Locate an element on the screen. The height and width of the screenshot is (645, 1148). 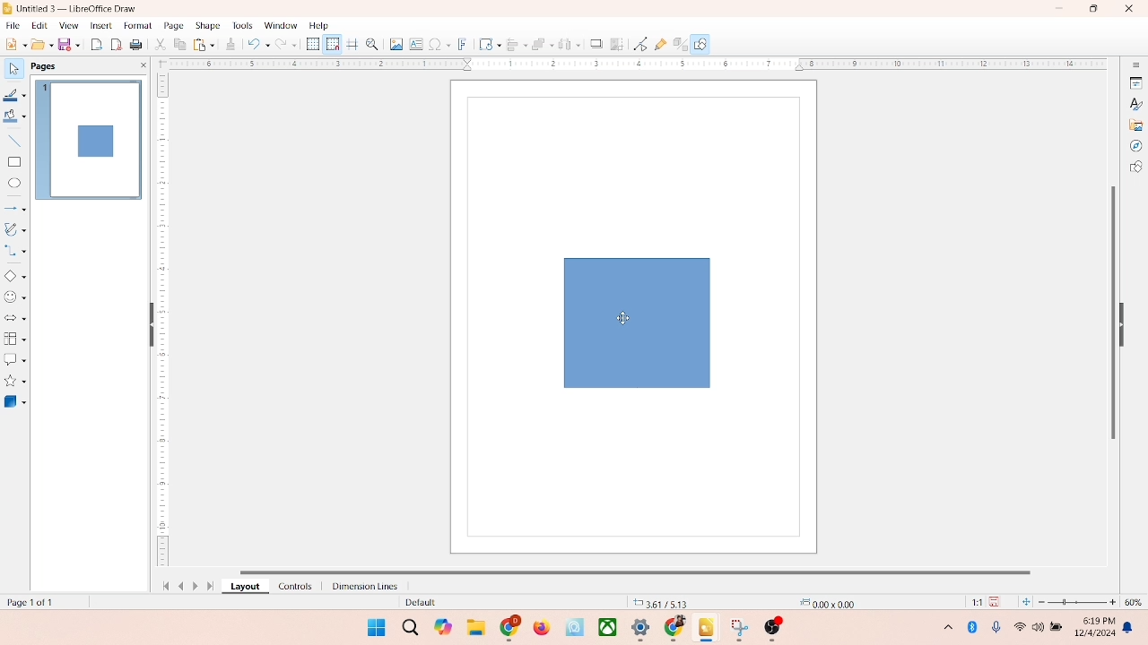
help is located at coordinates (319, 25).